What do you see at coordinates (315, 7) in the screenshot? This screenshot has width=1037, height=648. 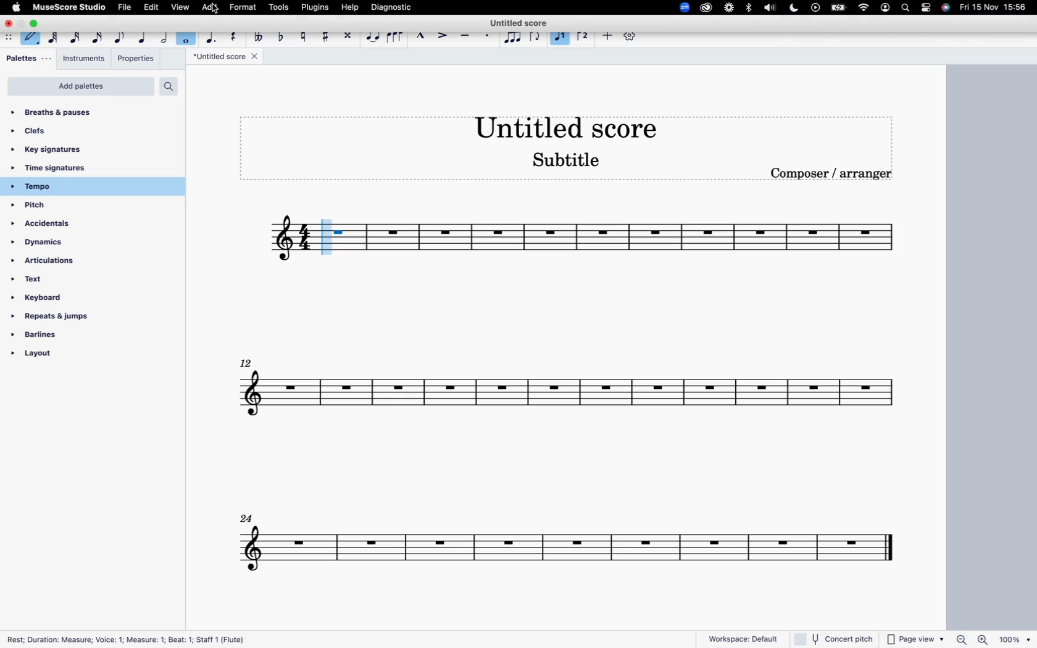 I see `plugins` at bounding box center [315, 7].